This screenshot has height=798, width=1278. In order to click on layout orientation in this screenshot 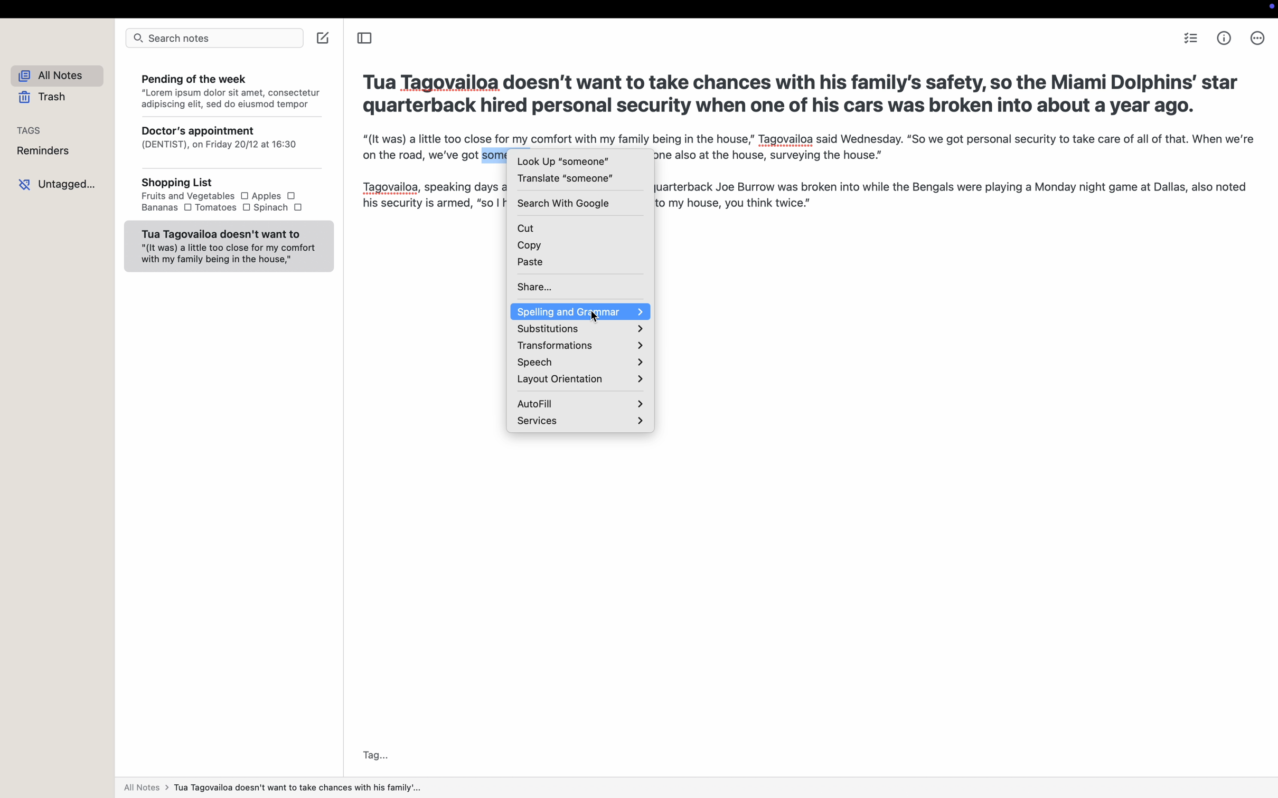, I will do `click(579, 380)`.